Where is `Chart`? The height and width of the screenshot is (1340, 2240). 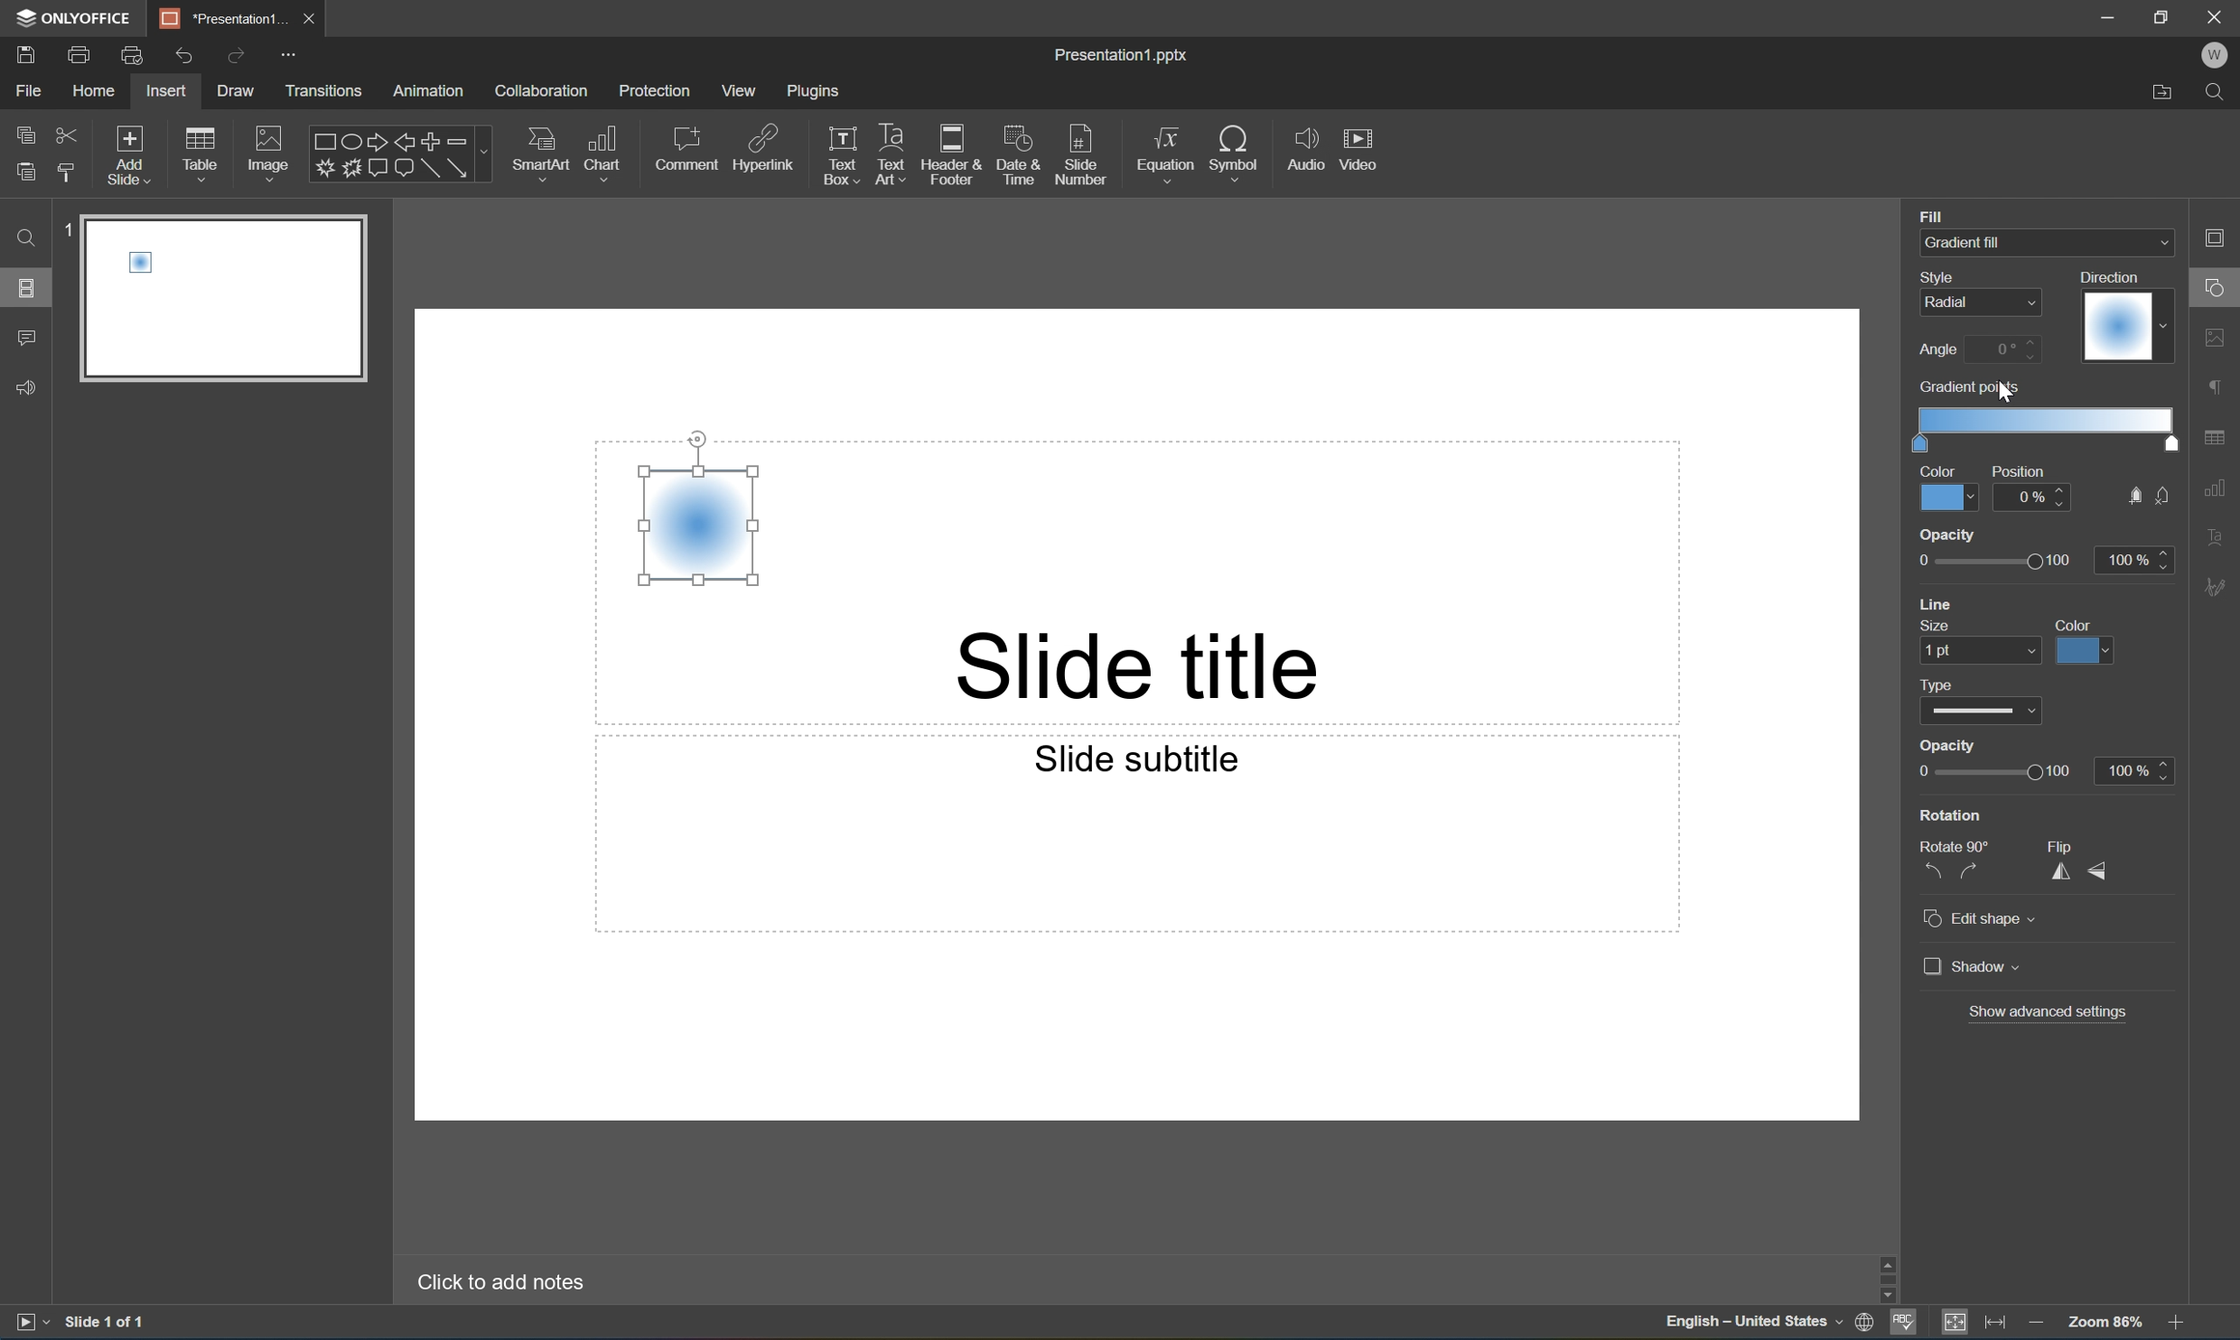 Chart is located at coordinates (601, 151).